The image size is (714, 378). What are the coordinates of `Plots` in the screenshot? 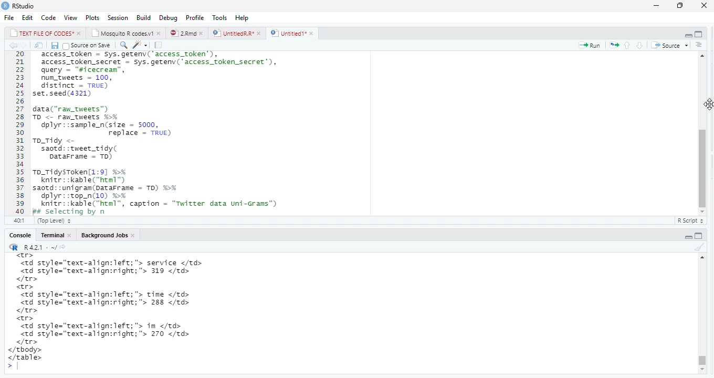 It's located at (92, 17).